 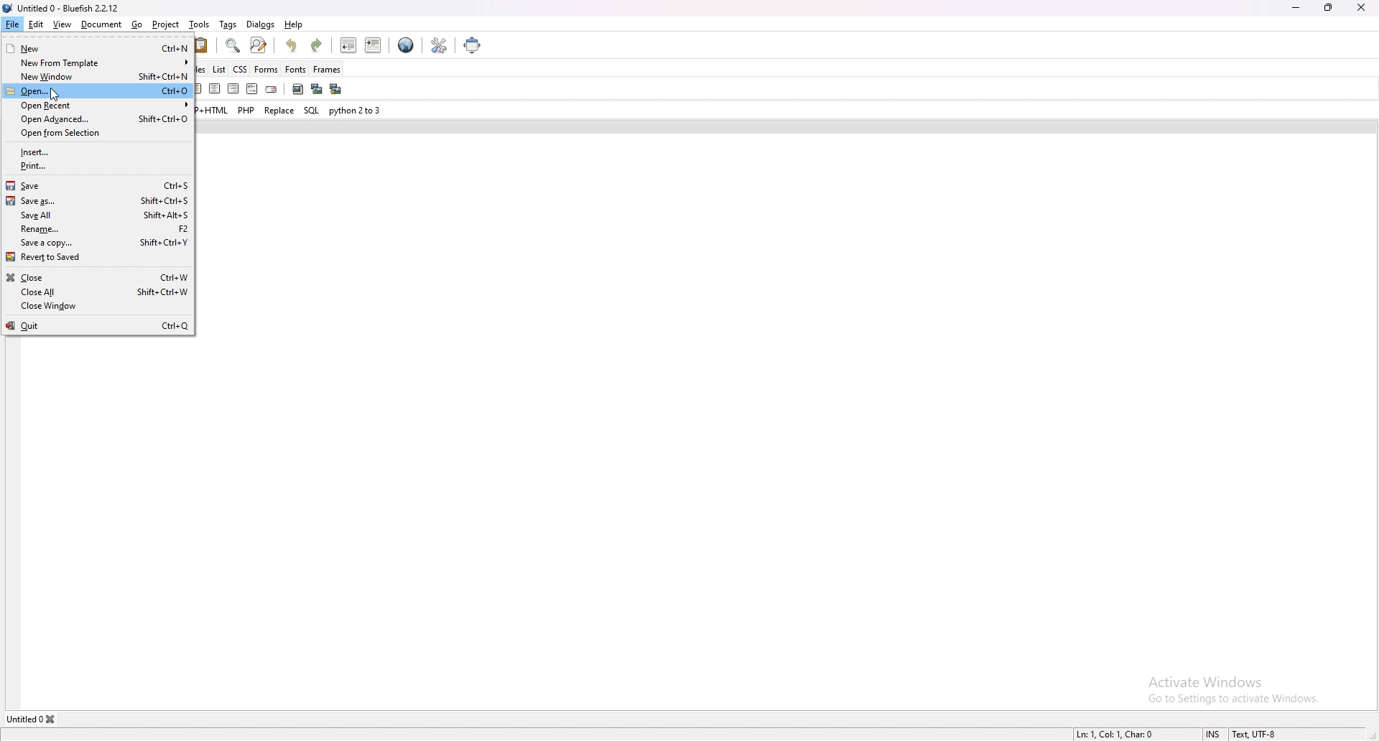 What do you see at coordinates (202, 45) in the screenshot?
I see `paste` at bounding box center [202, 45].